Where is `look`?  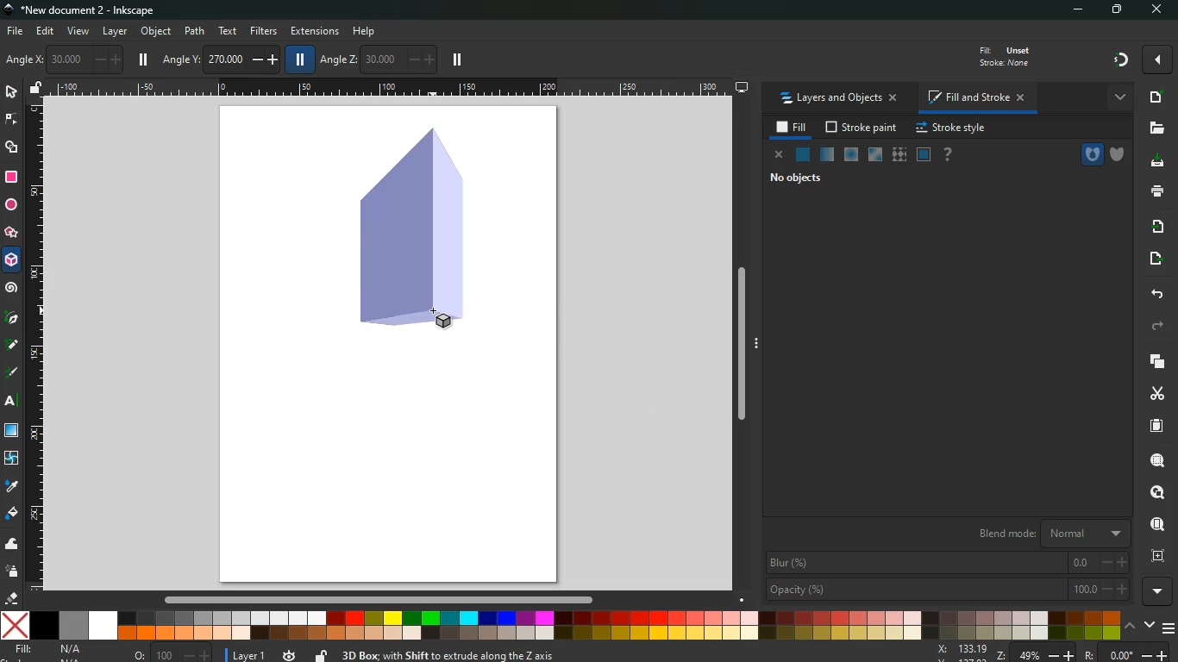 look is located at coordinates (1152, 493).